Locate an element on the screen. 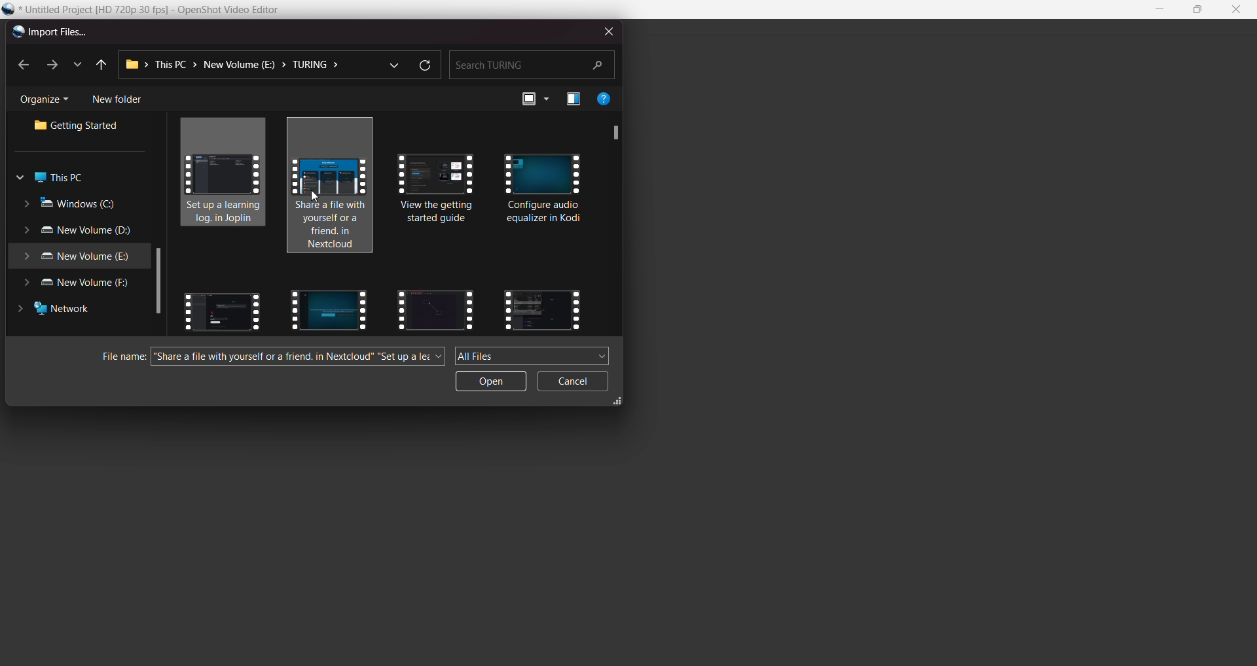 The height and width of the screenshot is (666, 1257). maximise is located at coordinates (1199, 10).